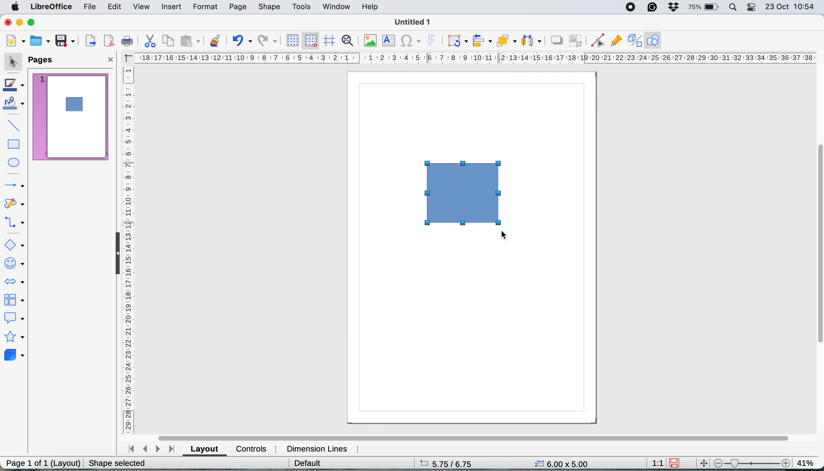 Image resolution: width=824 pixels, height=471 pixels. I want to click on insert line, so click(12, 125).